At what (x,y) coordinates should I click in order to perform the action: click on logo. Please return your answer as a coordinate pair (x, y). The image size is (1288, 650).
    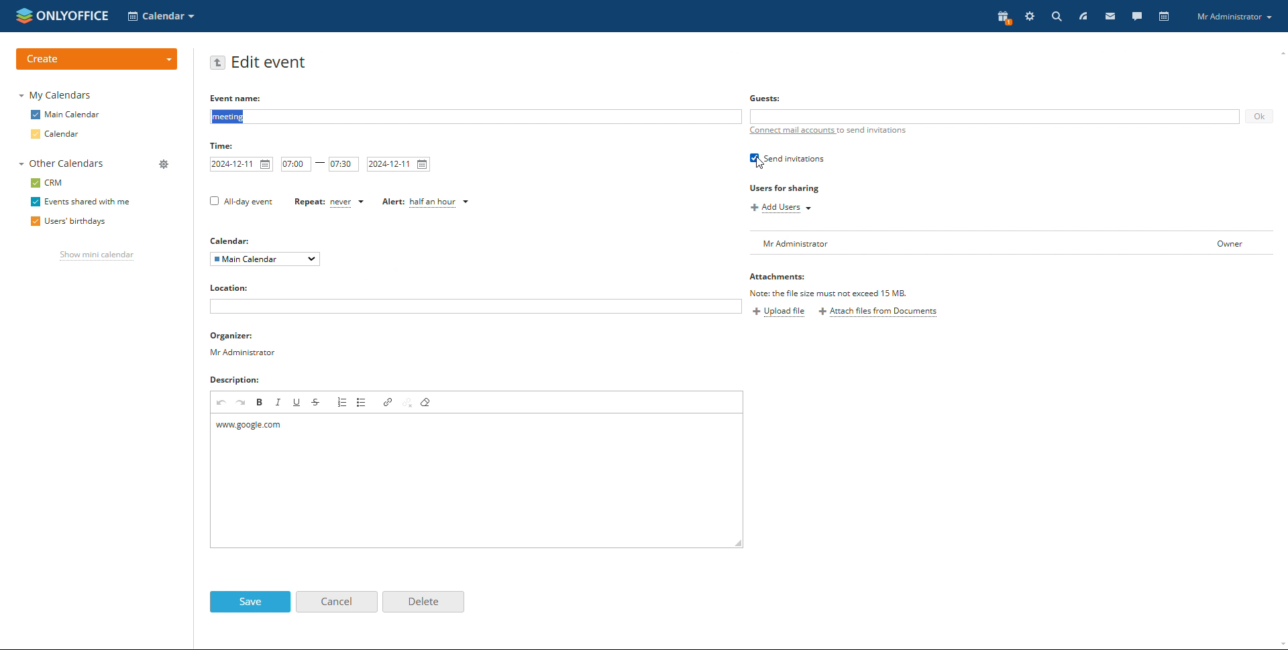
    Looking at the image, I should click on (62, 15).